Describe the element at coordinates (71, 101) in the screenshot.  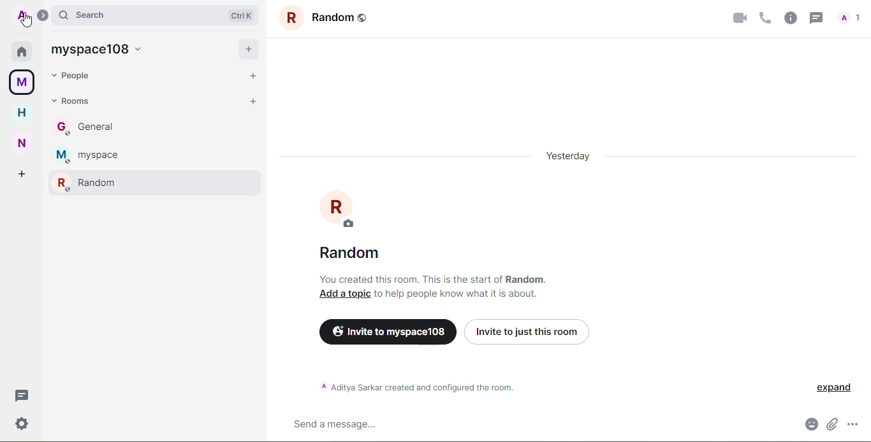
I see `rooms` at that location.